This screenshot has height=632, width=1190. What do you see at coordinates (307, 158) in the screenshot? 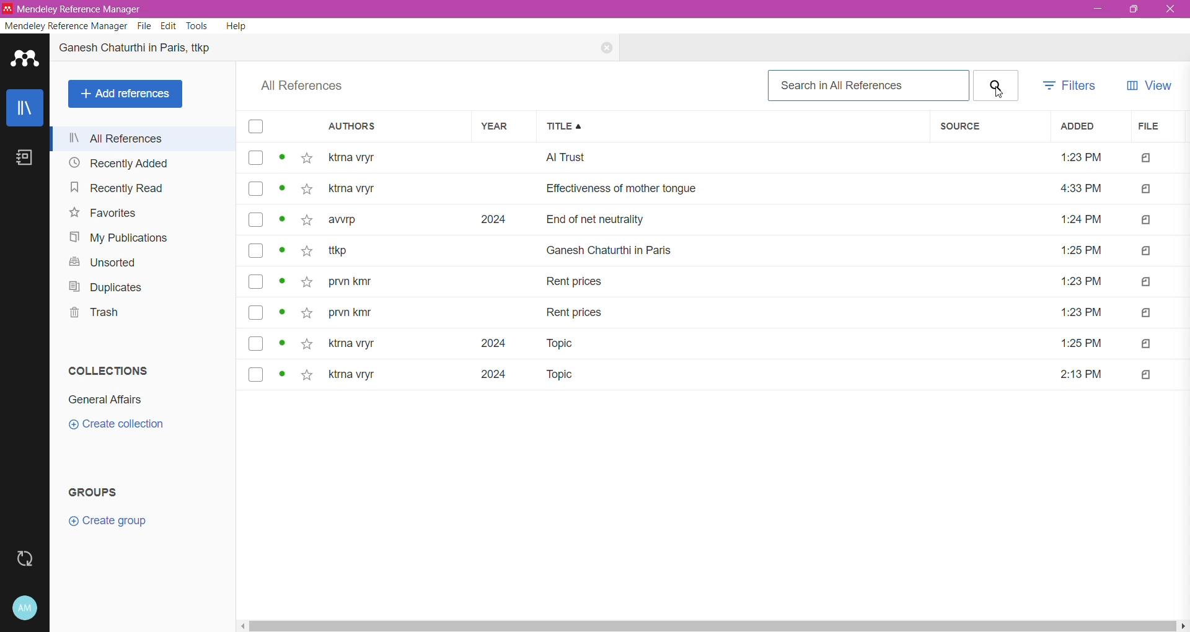
I see `add to favorites` at bounding box center [307, 158].